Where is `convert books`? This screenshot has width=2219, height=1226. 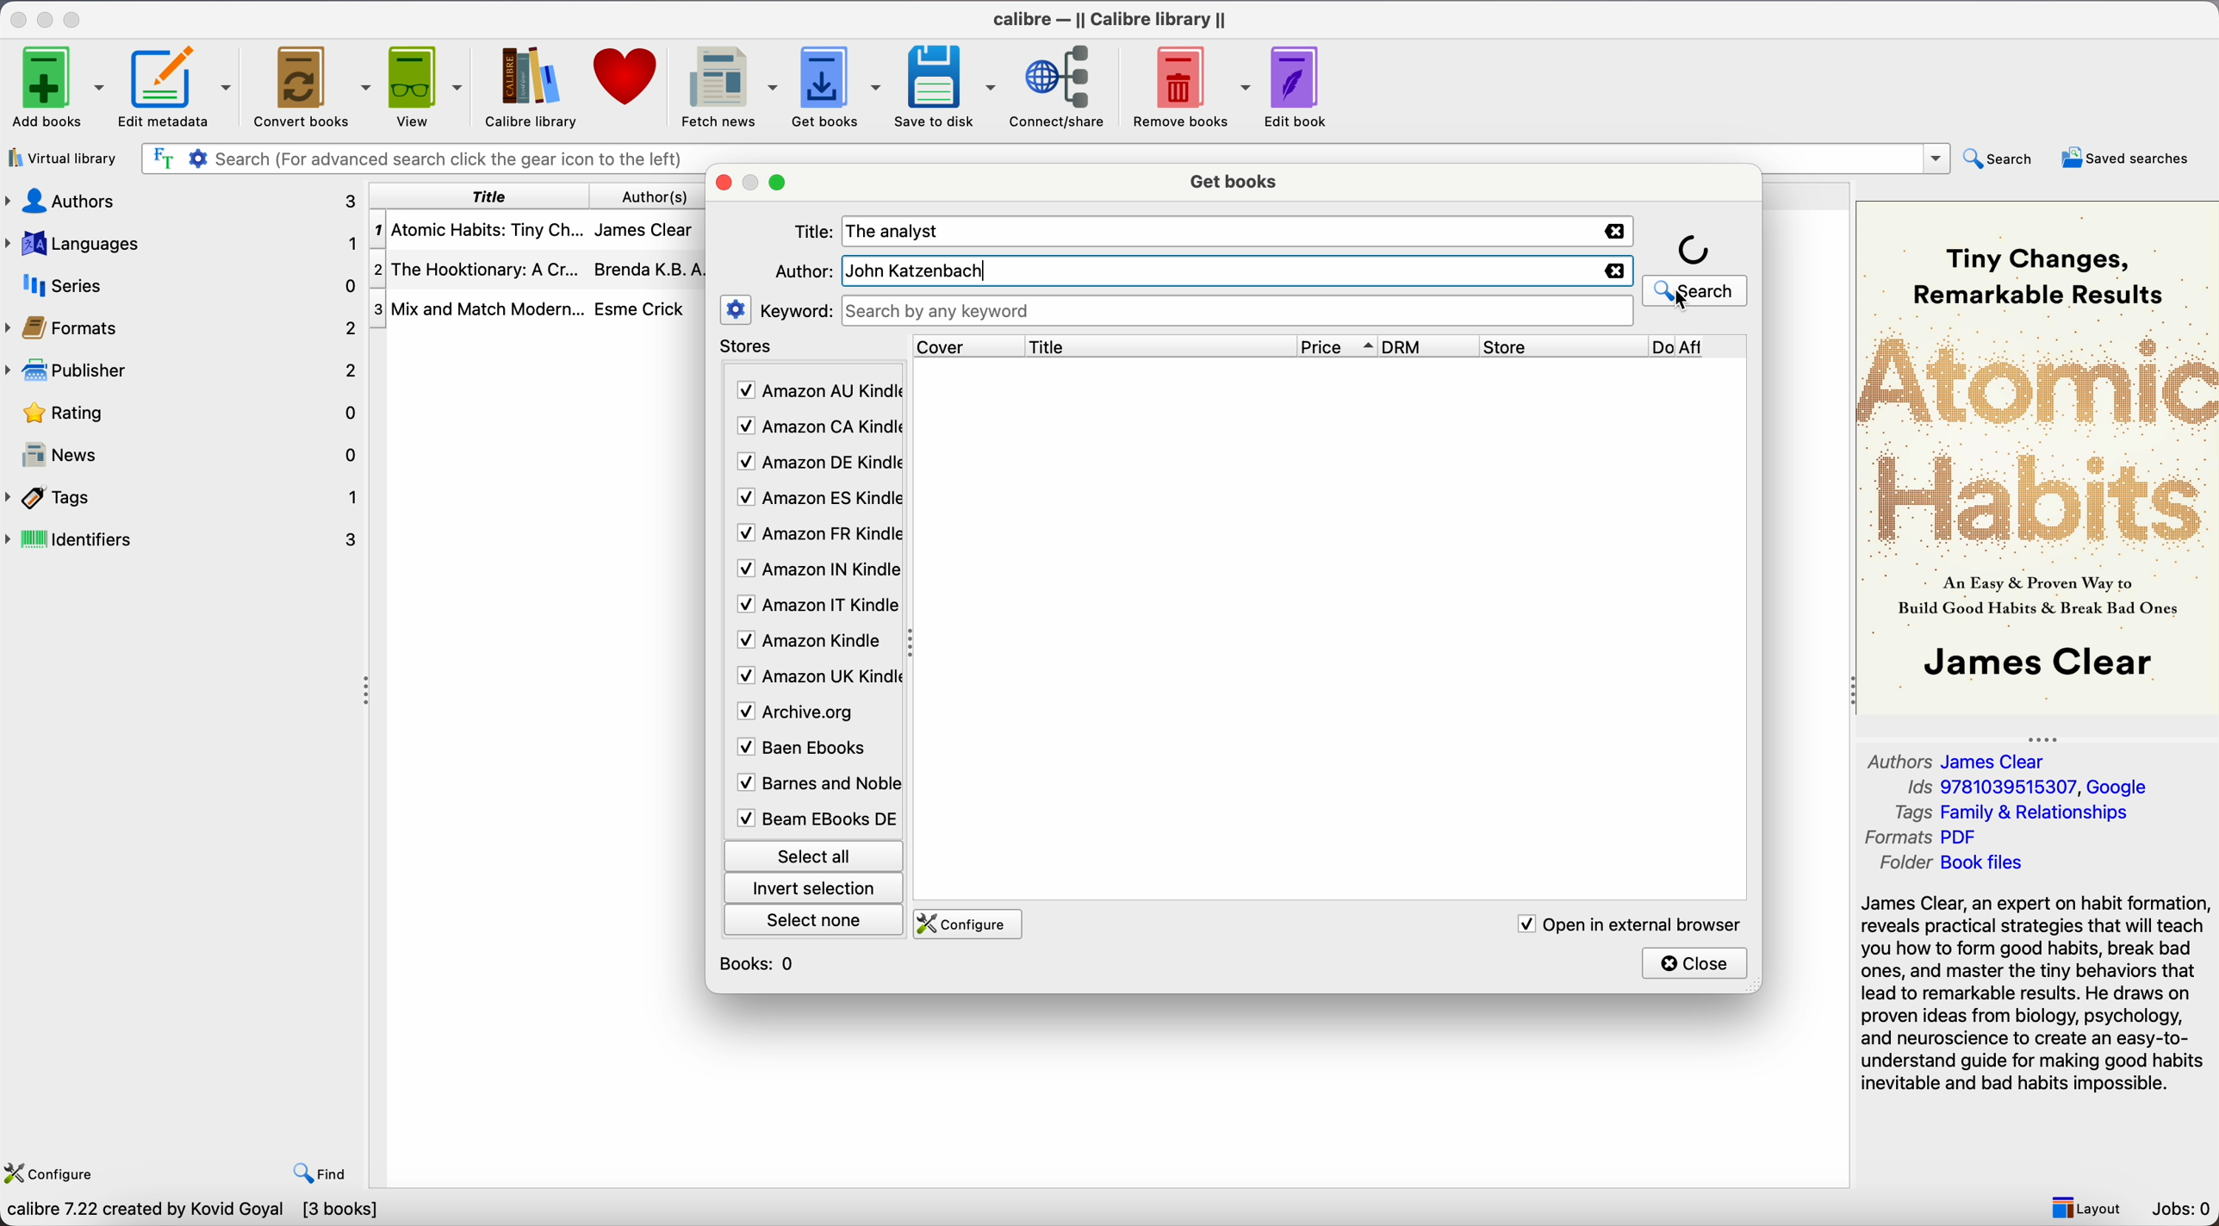
convert books is located at coordinates (310, 85).